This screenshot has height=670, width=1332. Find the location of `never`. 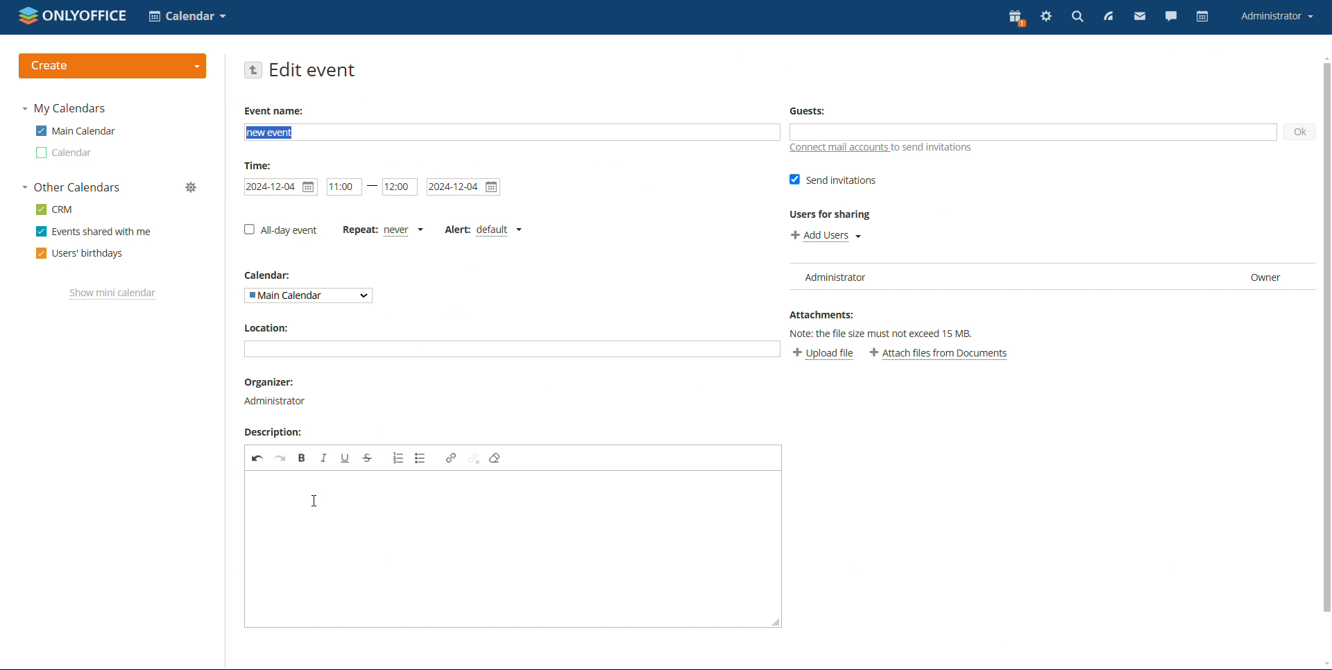

never is located at coordinates (402, 230).